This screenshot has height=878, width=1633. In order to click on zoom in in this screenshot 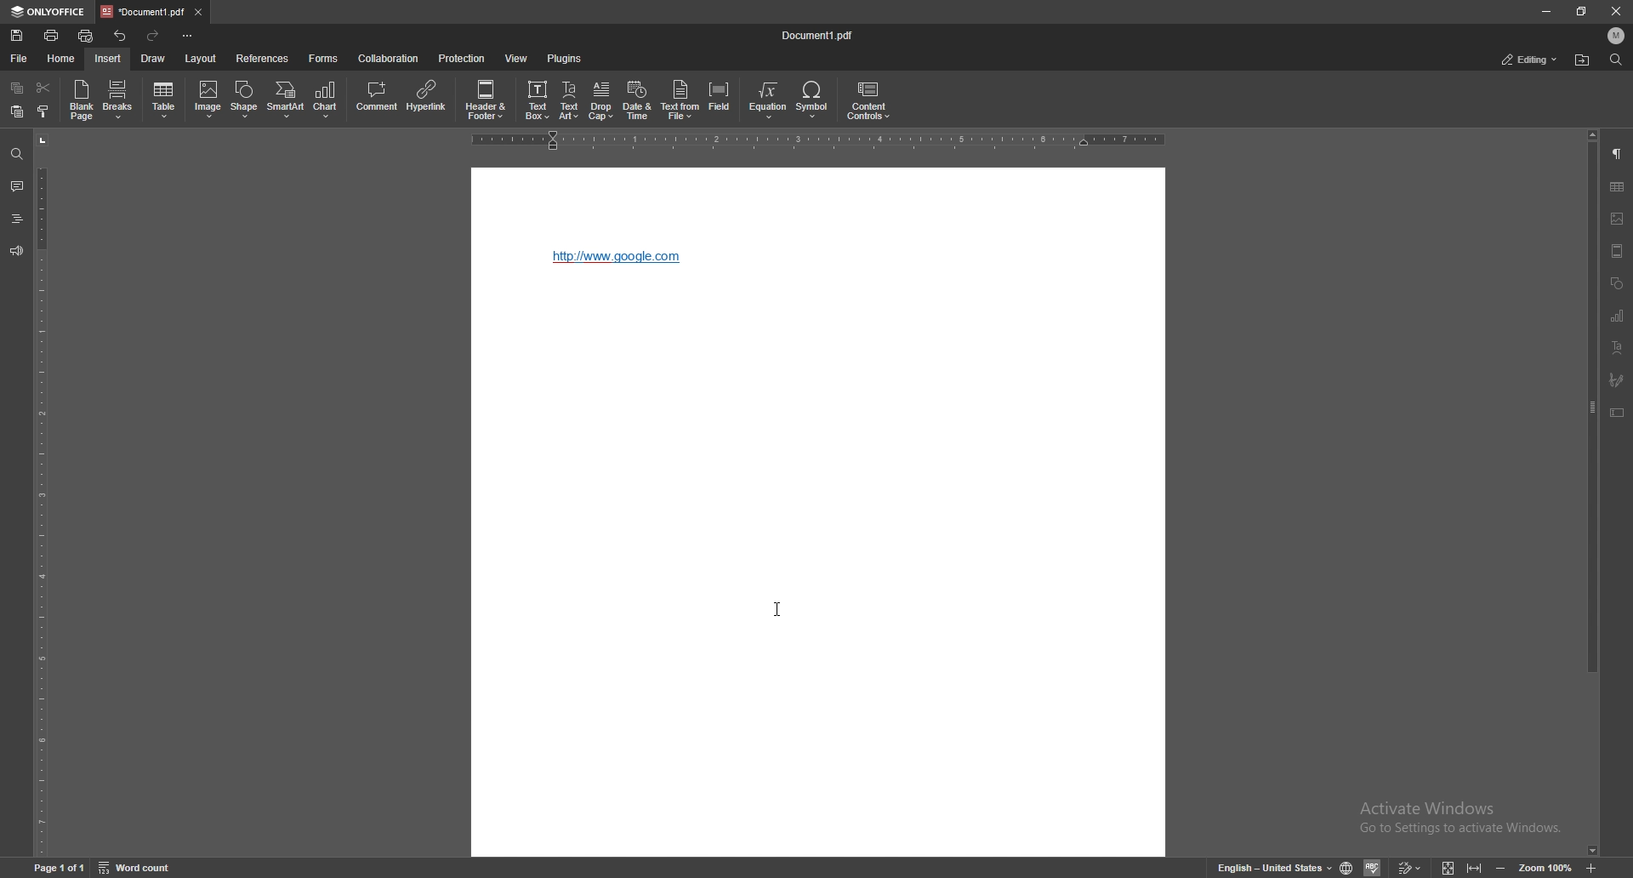, I will do `click(1592, 868)`.